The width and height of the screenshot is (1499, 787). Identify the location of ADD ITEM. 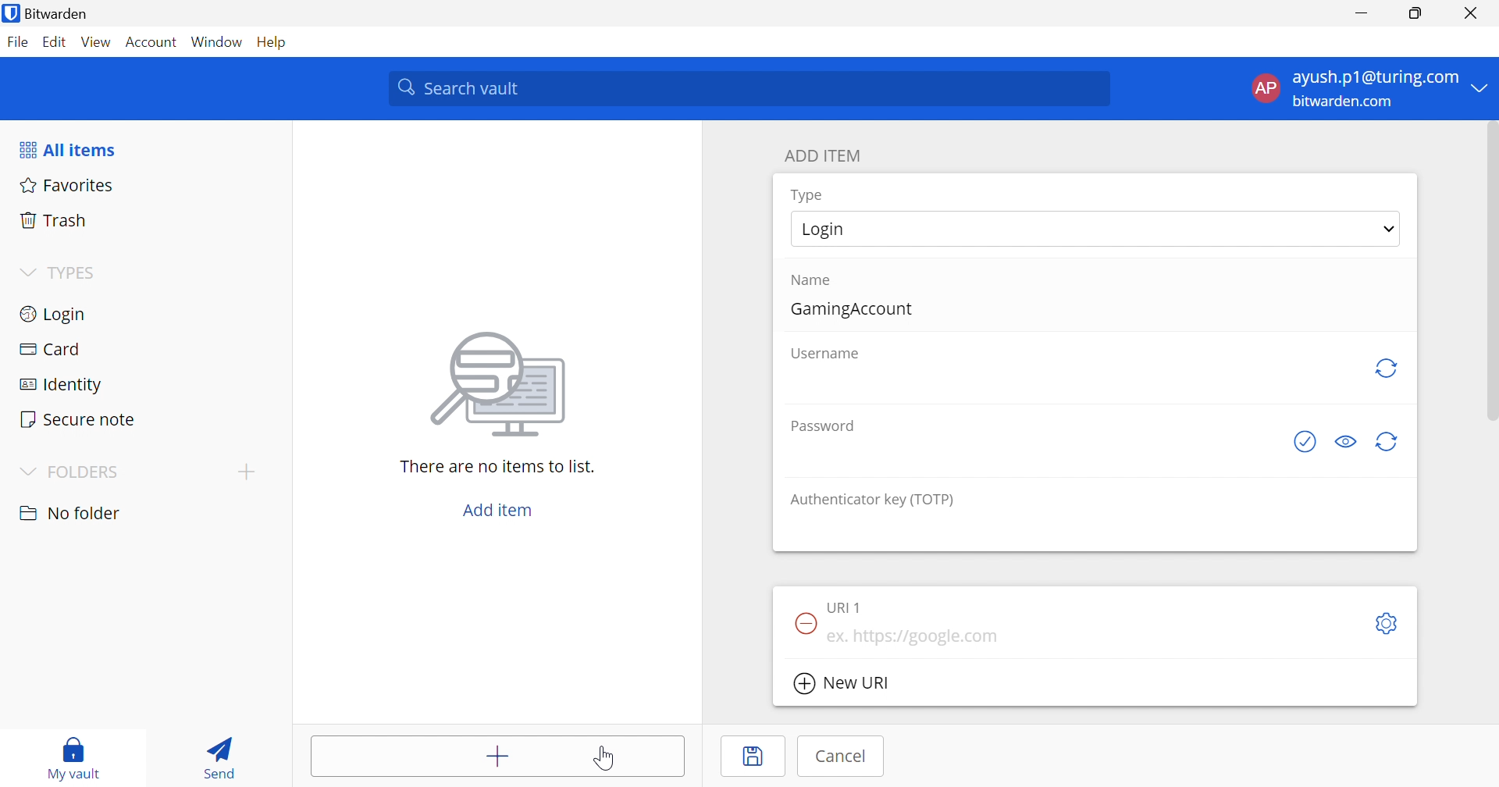
(827, 157).